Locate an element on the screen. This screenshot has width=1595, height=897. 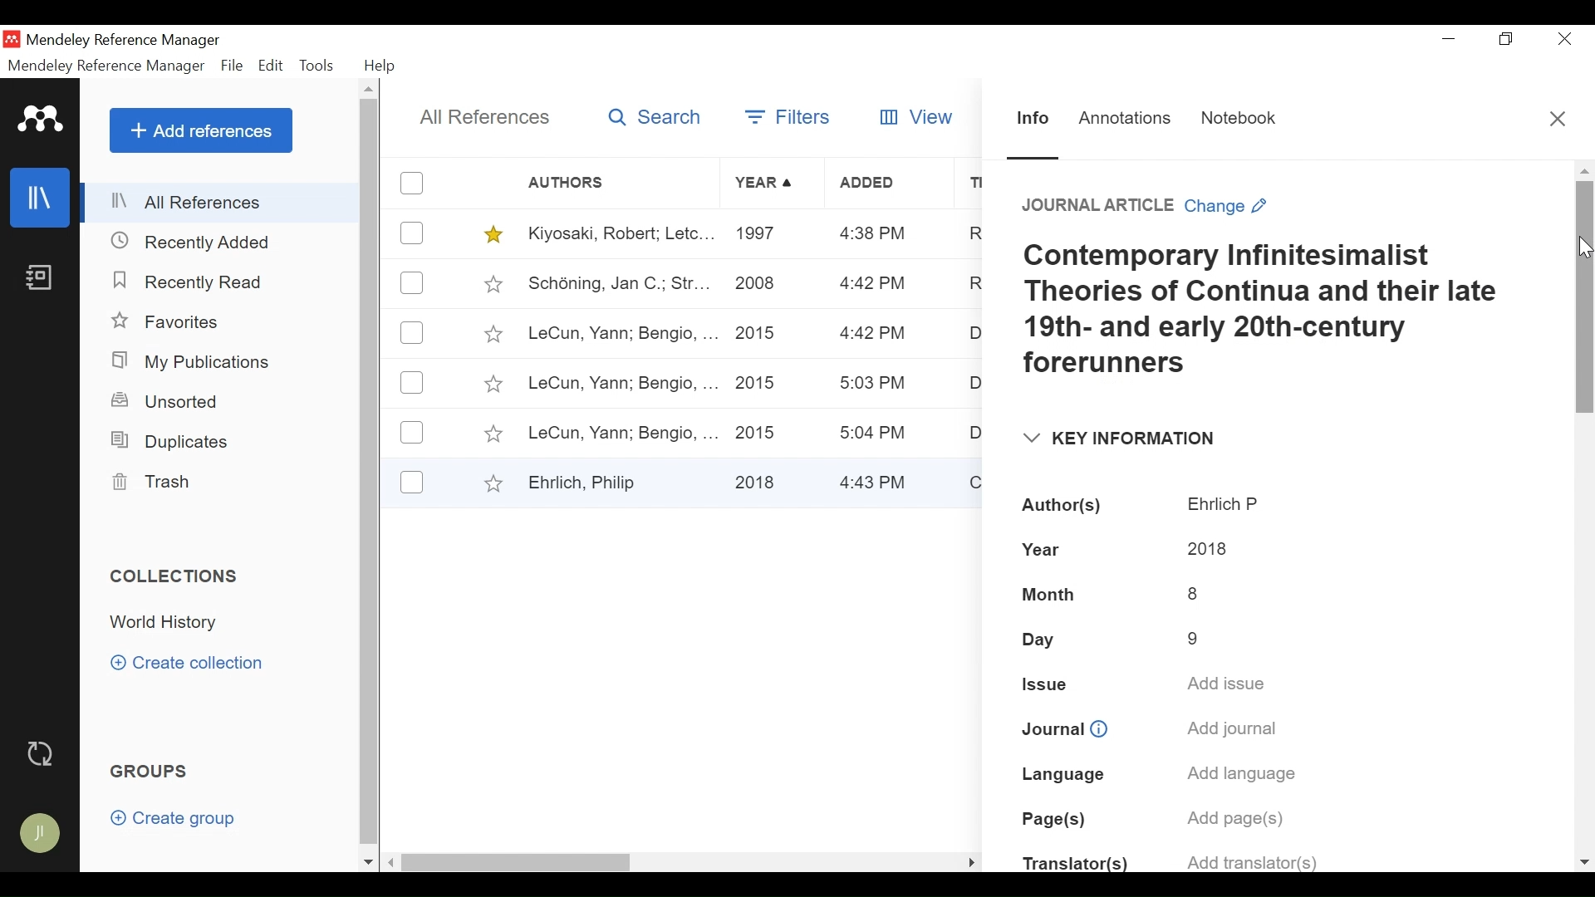
LeCun, Yann; Bengio, ... is located at coordinates (621, 431).